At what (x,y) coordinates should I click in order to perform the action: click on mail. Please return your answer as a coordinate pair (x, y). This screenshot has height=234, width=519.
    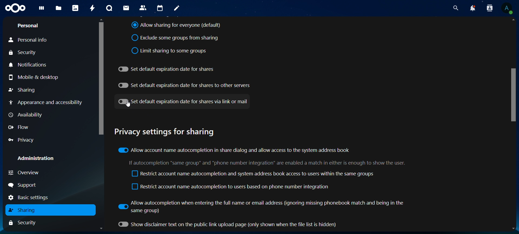
    Looking at the image, I should click on (125, 8).